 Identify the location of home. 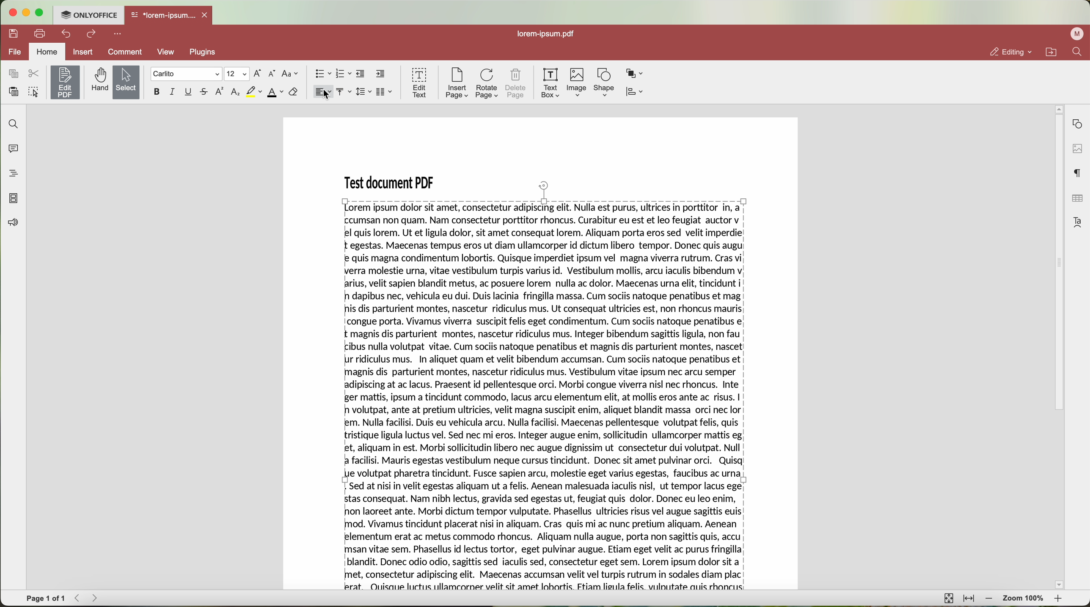
(47, 51).